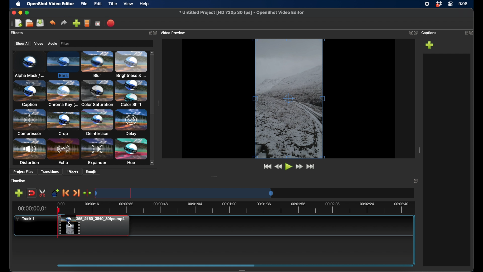 This screenshot has height=272, width=483. What do you see at coordinates (60, 203) in the screenshot?
I see `0.00` at bounding box center [60, 203].